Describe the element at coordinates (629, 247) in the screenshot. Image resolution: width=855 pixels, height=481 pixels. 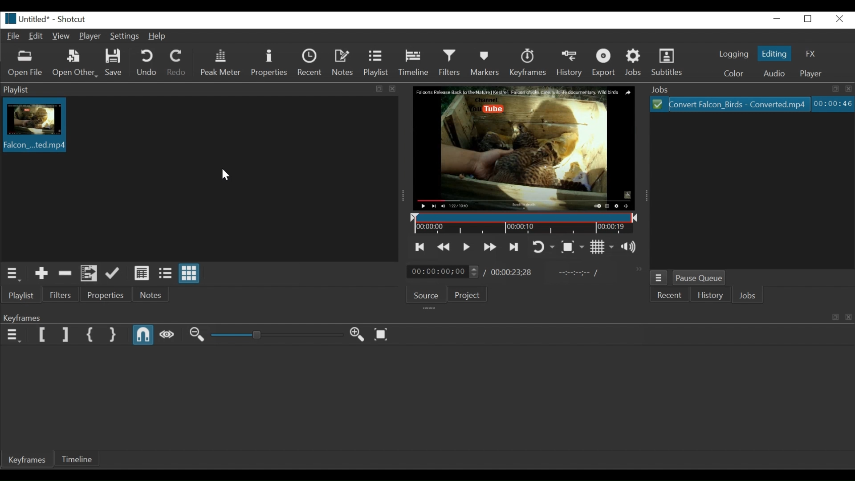
I see `Show the volume control` at that location.